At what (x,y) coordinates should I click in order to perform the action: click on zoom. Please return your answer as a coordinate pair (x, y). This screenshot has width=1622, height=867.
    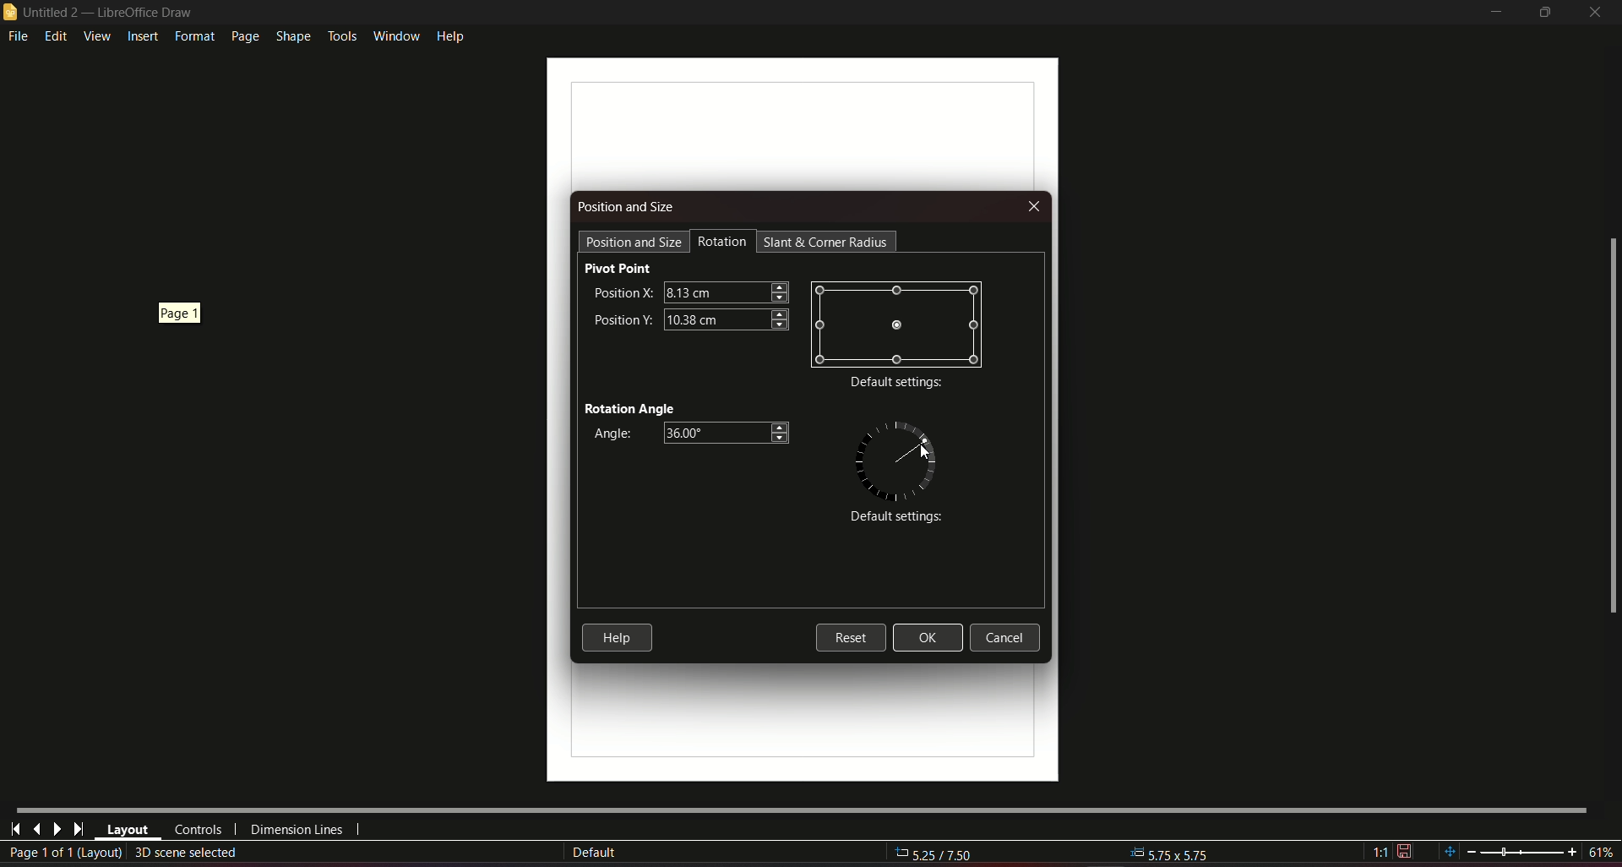
    Looking at the image, I should click on (1527, 850).